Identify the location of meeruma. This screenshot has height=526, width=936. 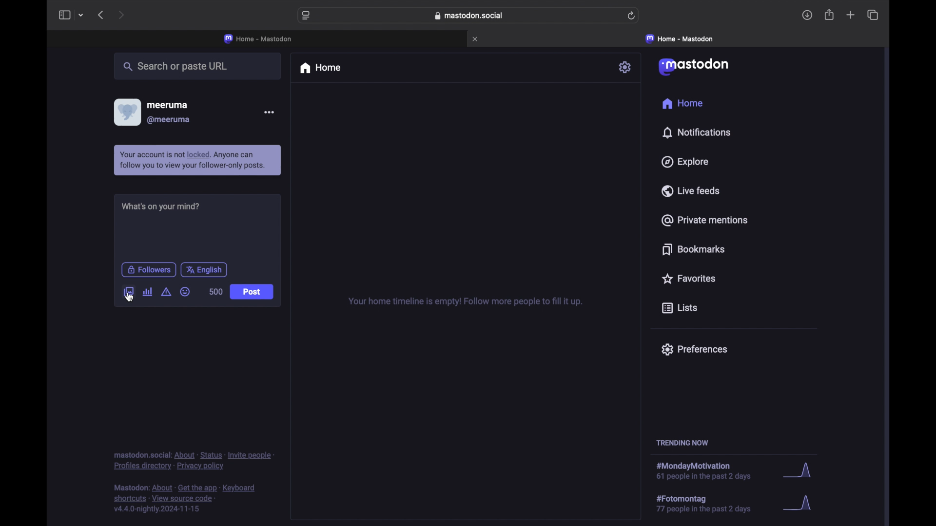
(170, 105).